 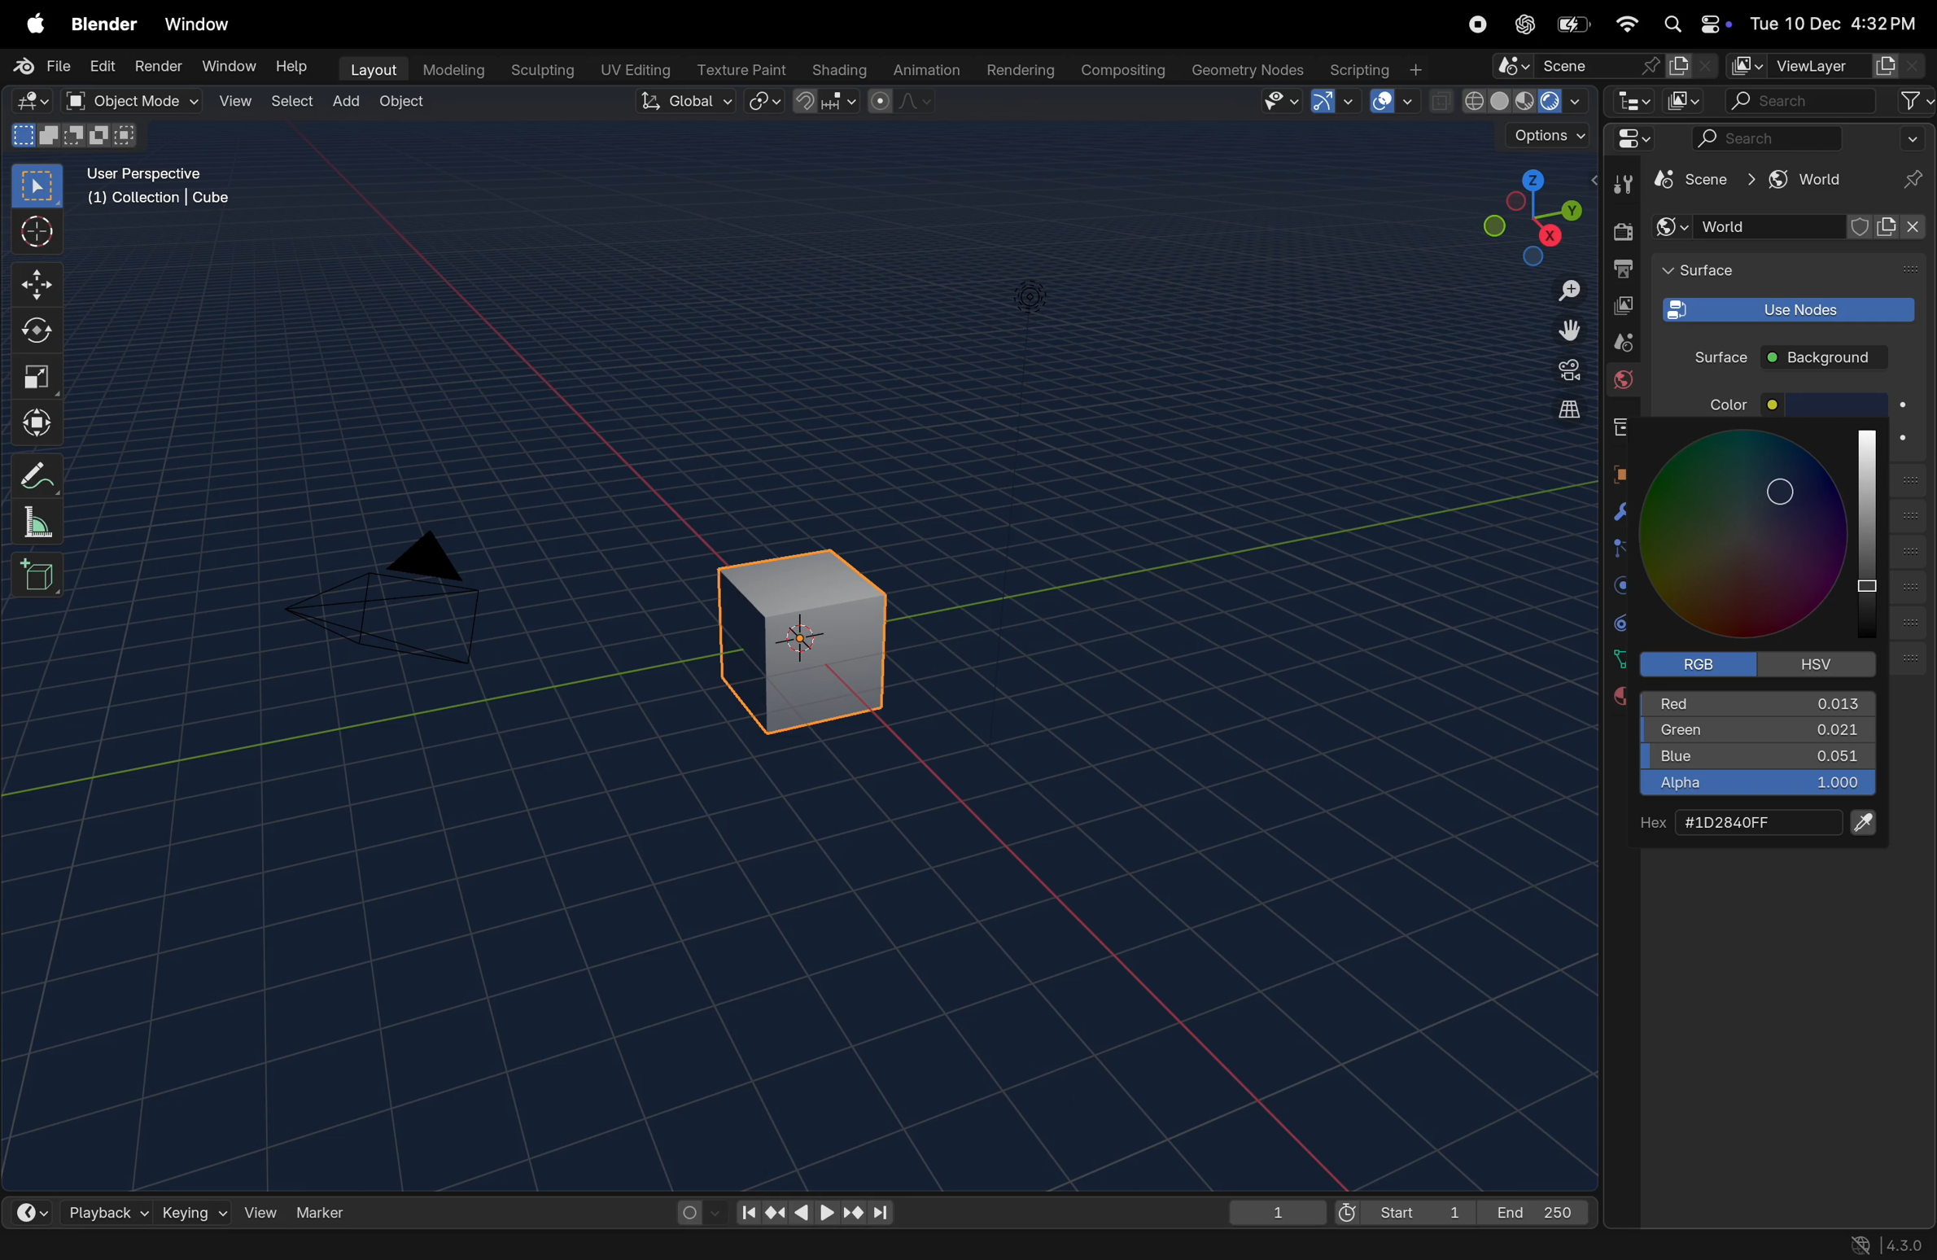 I want to click on , so click(x=347, y=102).